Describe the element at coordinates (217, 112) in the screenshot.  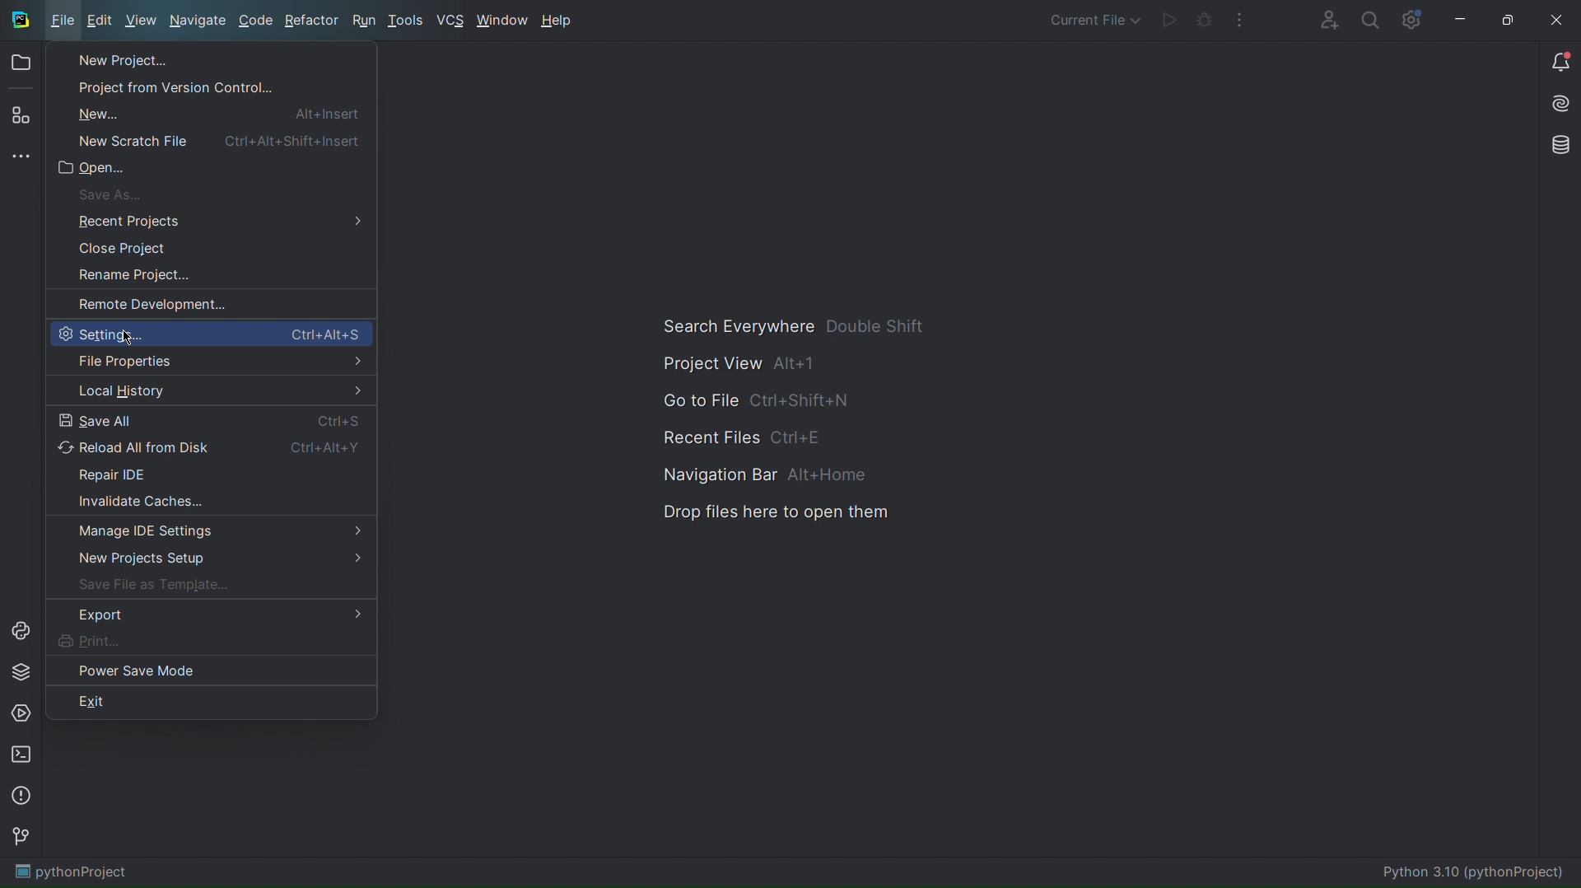
I see `New` at that location.